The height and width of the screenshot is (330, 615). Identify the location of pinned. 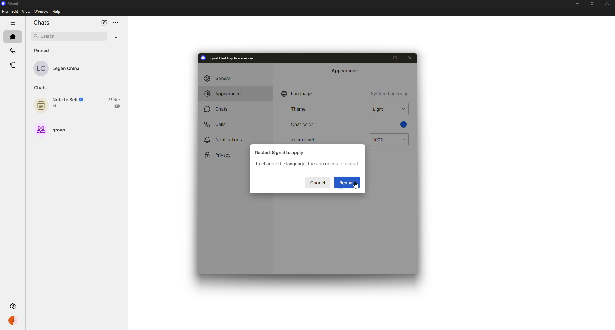
(43, 50).